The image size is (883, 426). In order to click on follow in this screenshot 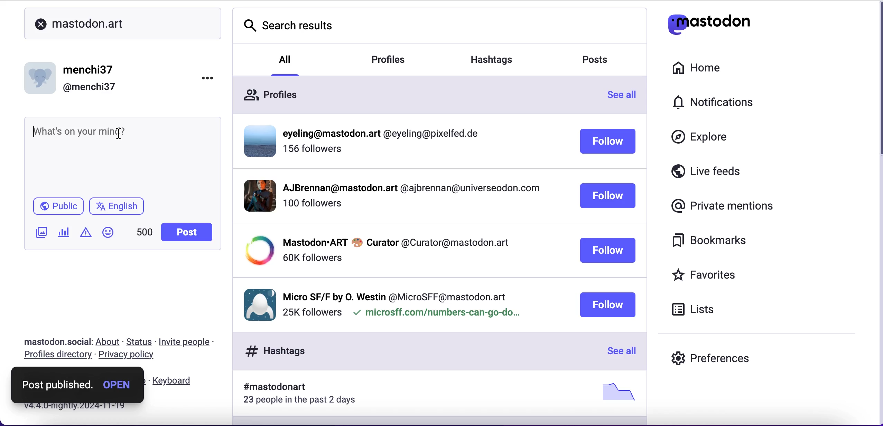, I will do `click(608, 196)`.